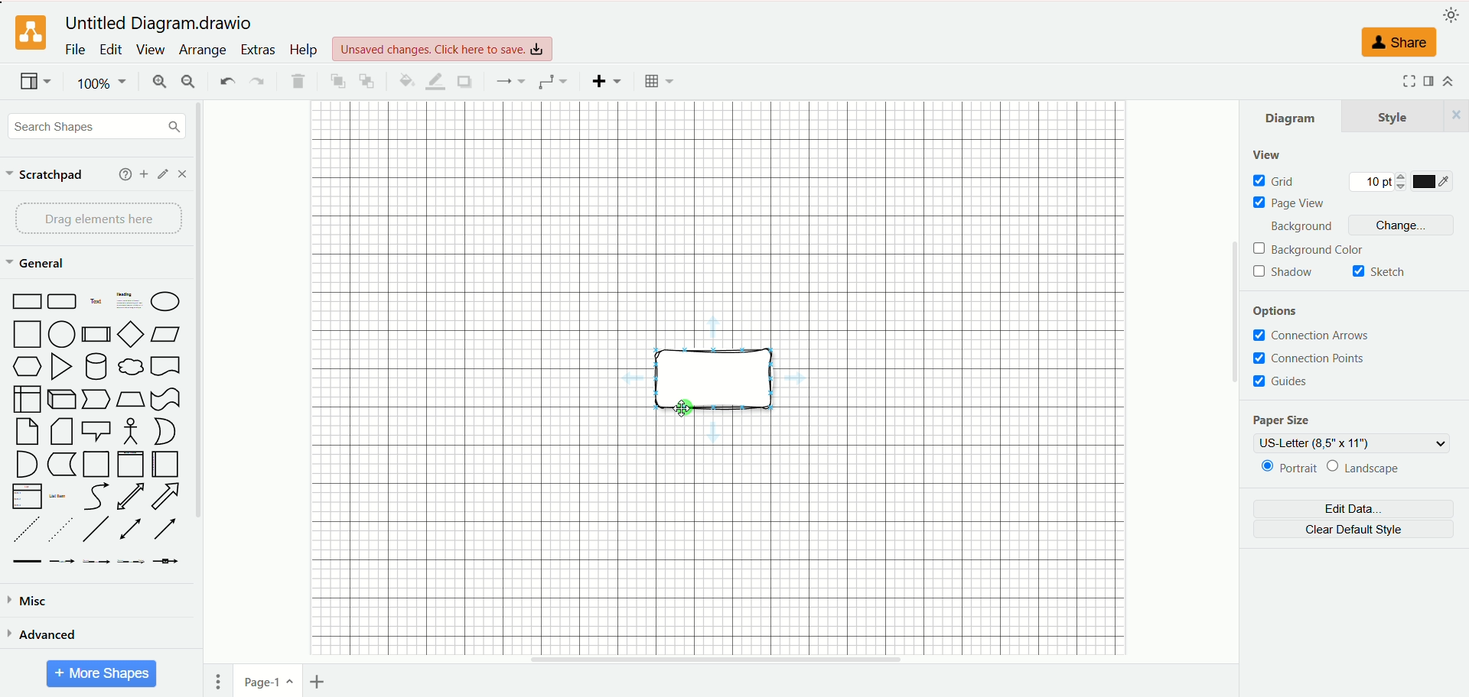  Describe the element at coordinates (302, 49) in the screenshot. I see `help` at that location.